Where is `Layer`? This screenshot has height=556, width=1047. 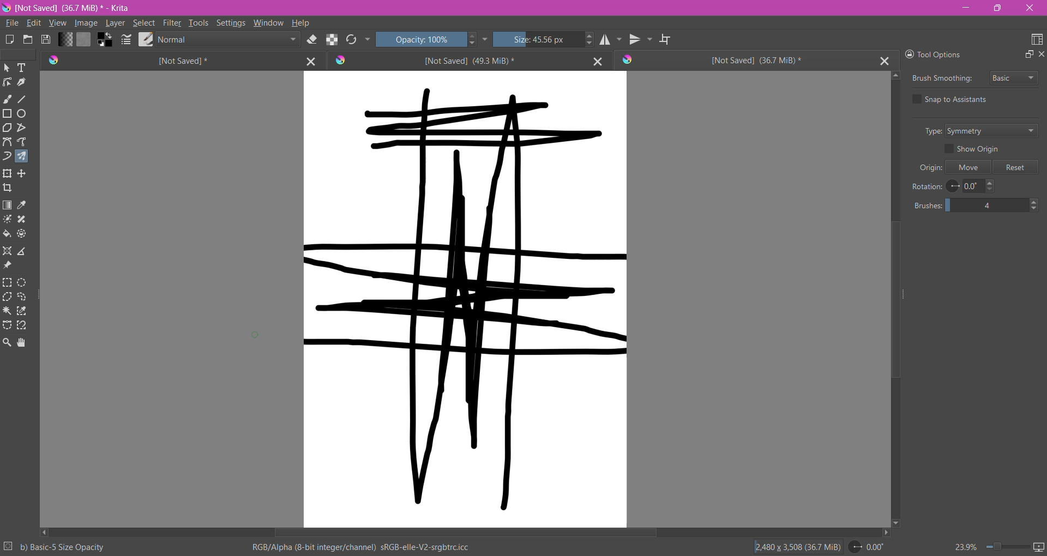 Layer is located at coordinates (115, 24).